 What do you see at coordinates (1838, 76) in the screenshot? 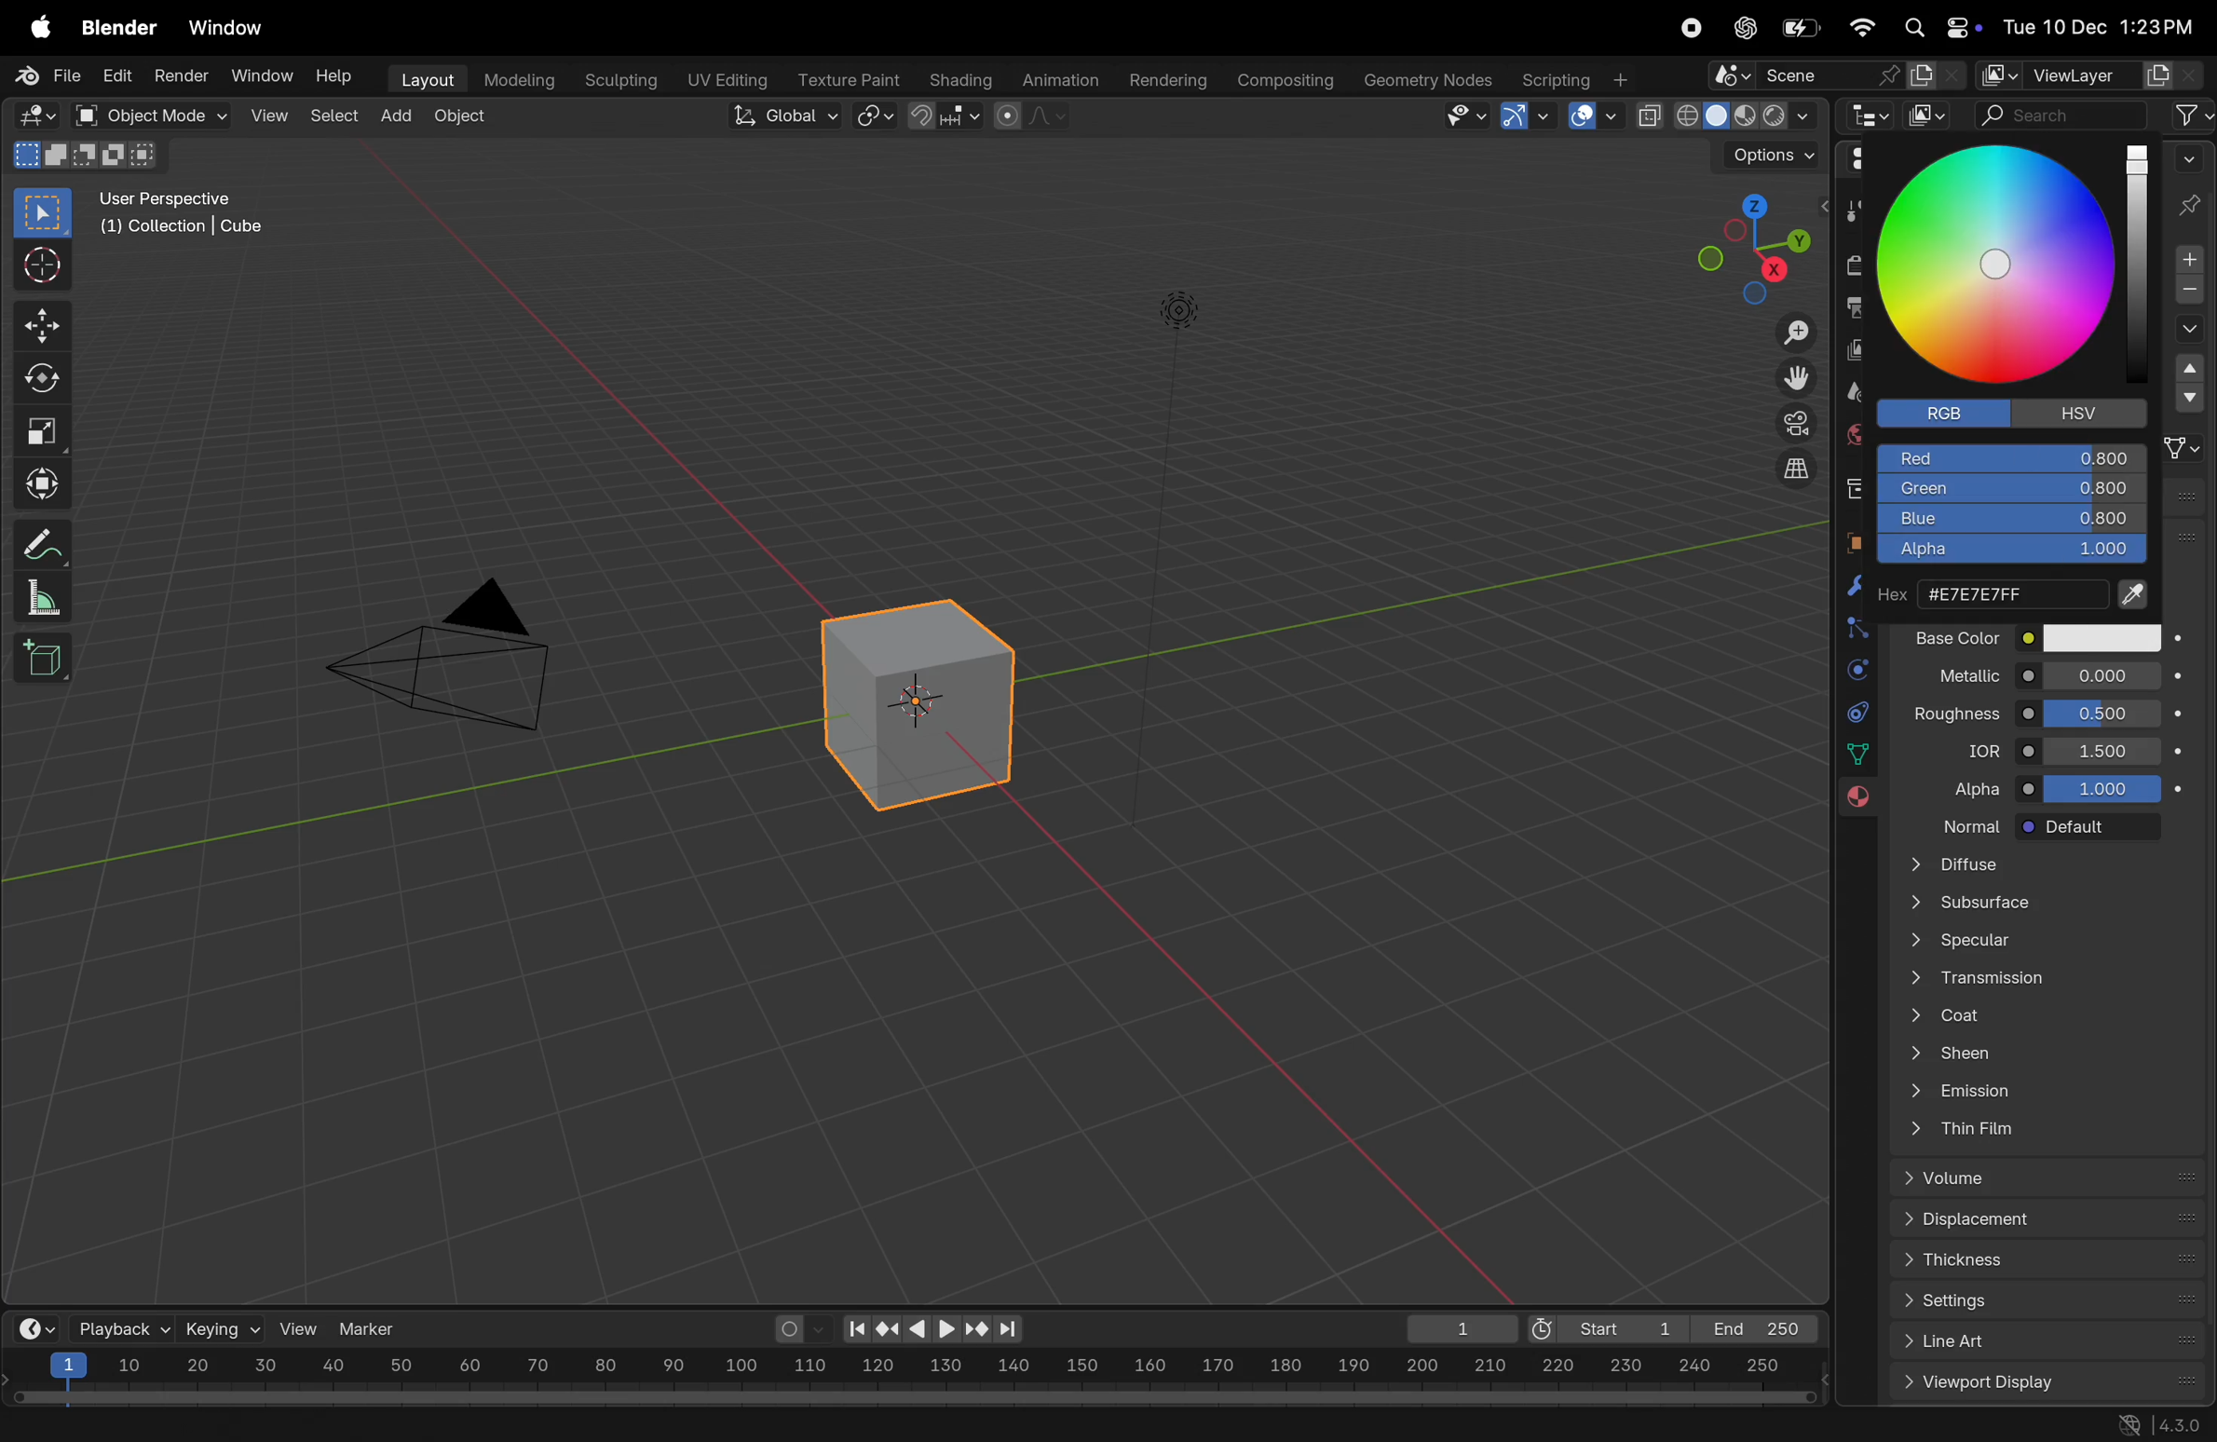
I see `scene` at bounding box center [1838, 76].